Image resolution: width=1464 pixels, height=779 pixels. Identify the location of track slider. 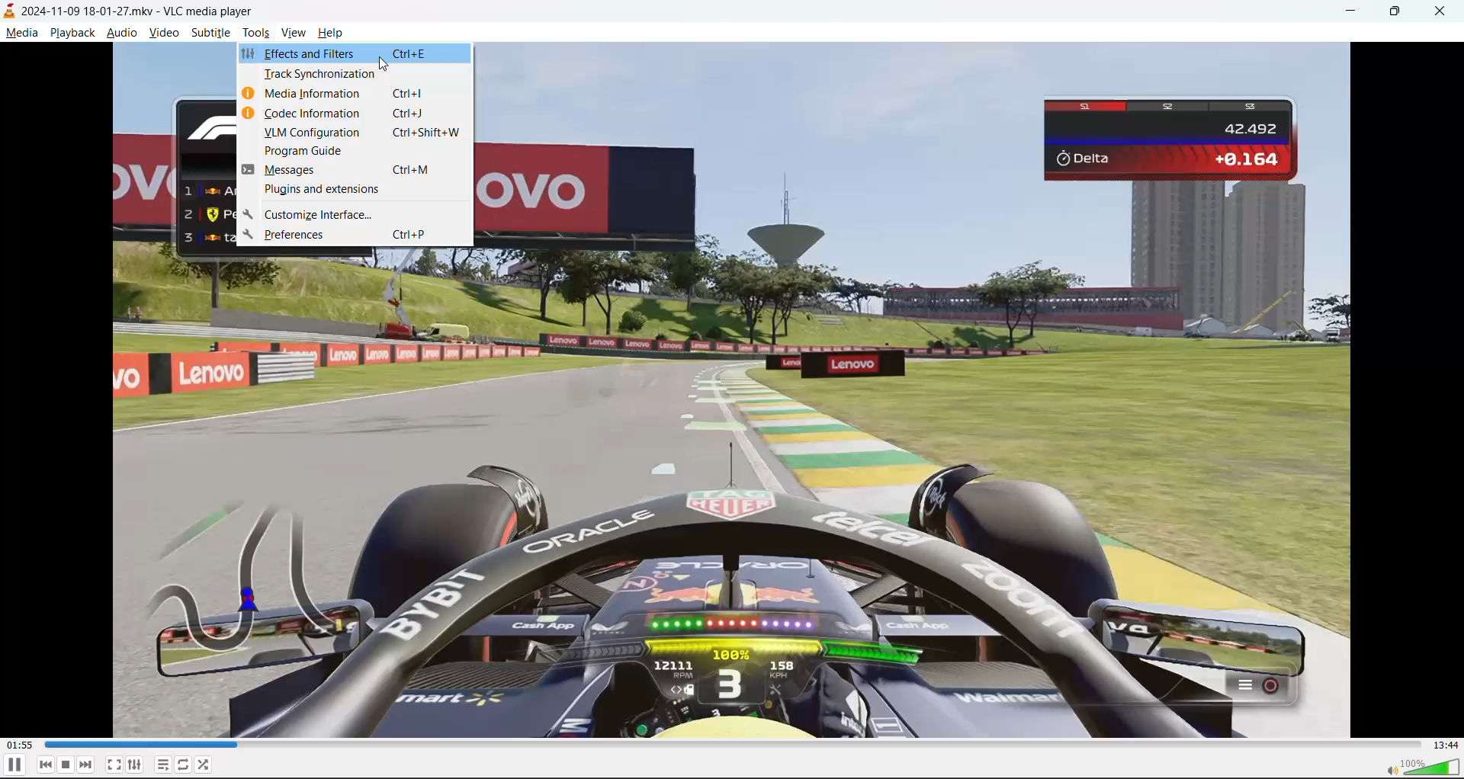
(730, 745).